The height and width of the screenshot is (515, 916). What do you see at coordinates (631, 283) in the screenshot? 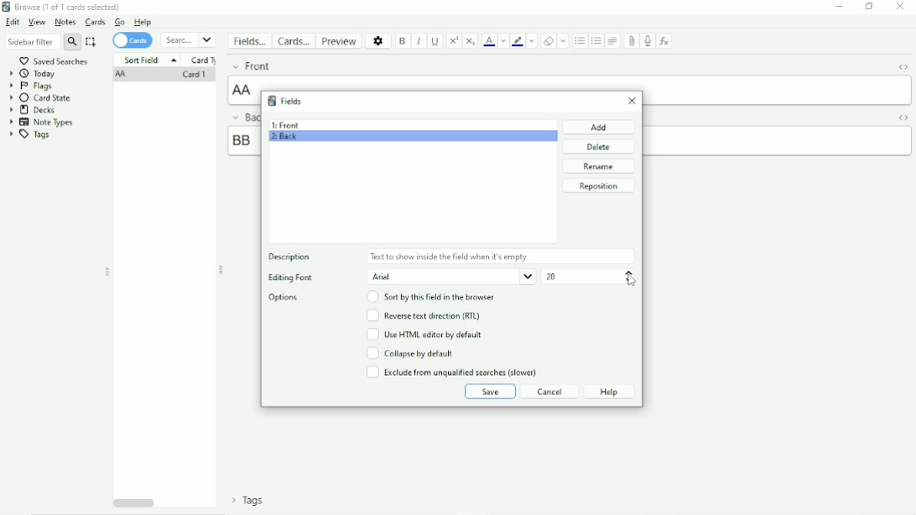
I see `cursor` at bounding box center [631, 283].